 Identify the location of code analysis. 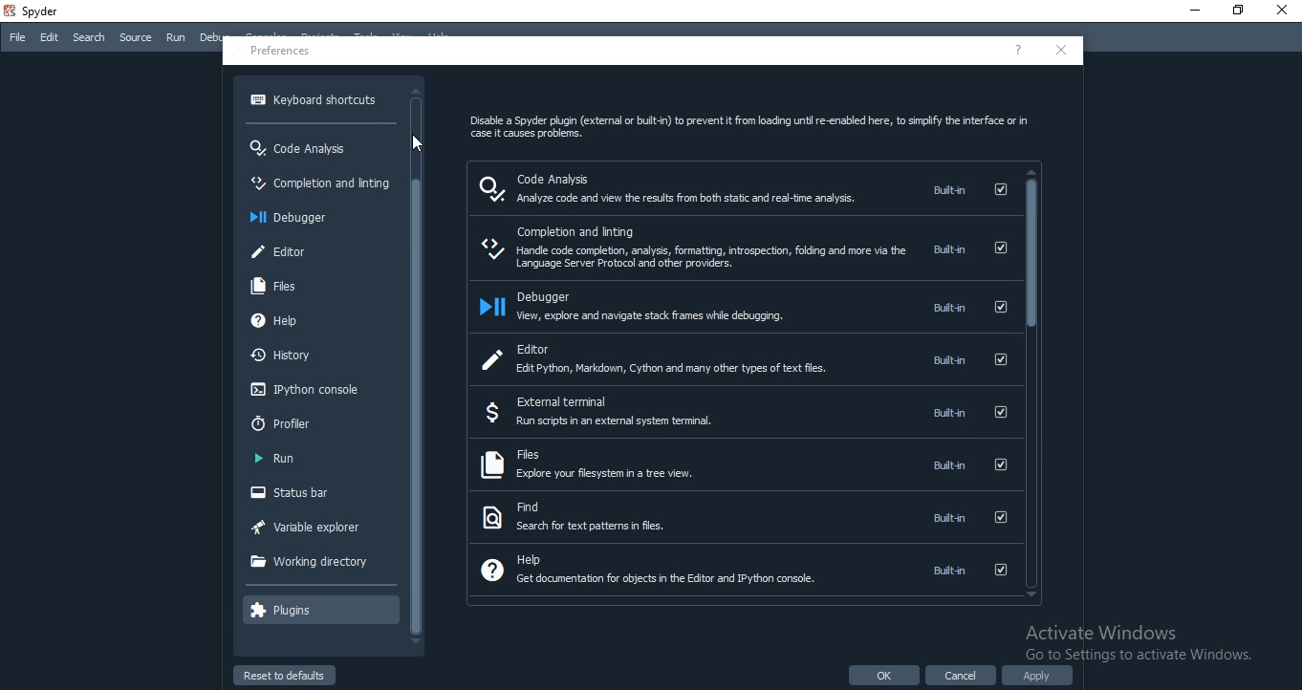
(740, 187).